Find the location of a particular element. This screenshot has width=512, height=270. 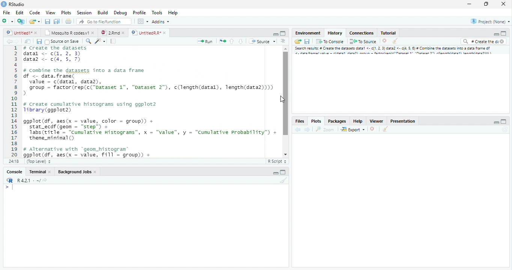

Delete is located at coordinates (385, 41).